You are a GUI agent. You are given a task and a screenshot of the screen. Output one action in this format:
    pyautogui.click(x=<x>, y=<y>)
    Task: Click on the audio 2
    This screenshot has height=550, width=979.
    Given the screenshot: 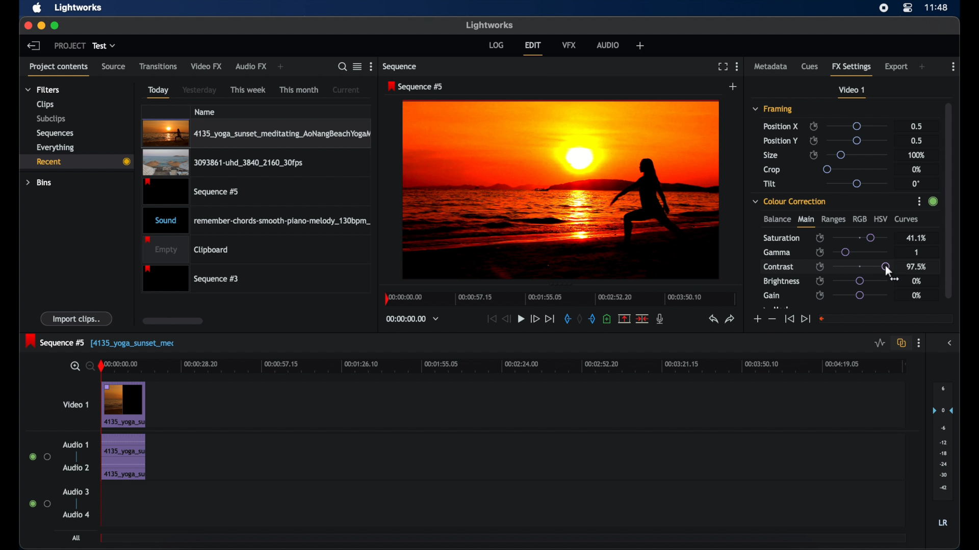 What is the action you would take?
    pyautogui.click(x=75, y=468)
    